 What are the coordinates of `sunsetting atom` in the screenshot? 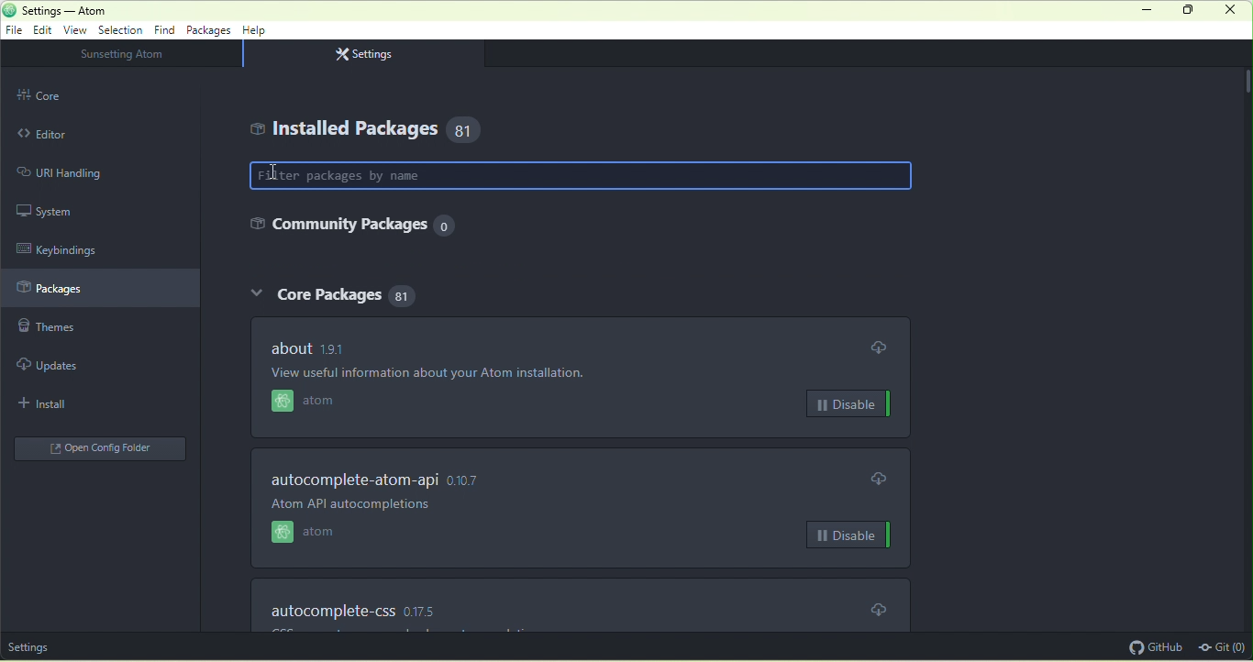 It's located at (137, 55).